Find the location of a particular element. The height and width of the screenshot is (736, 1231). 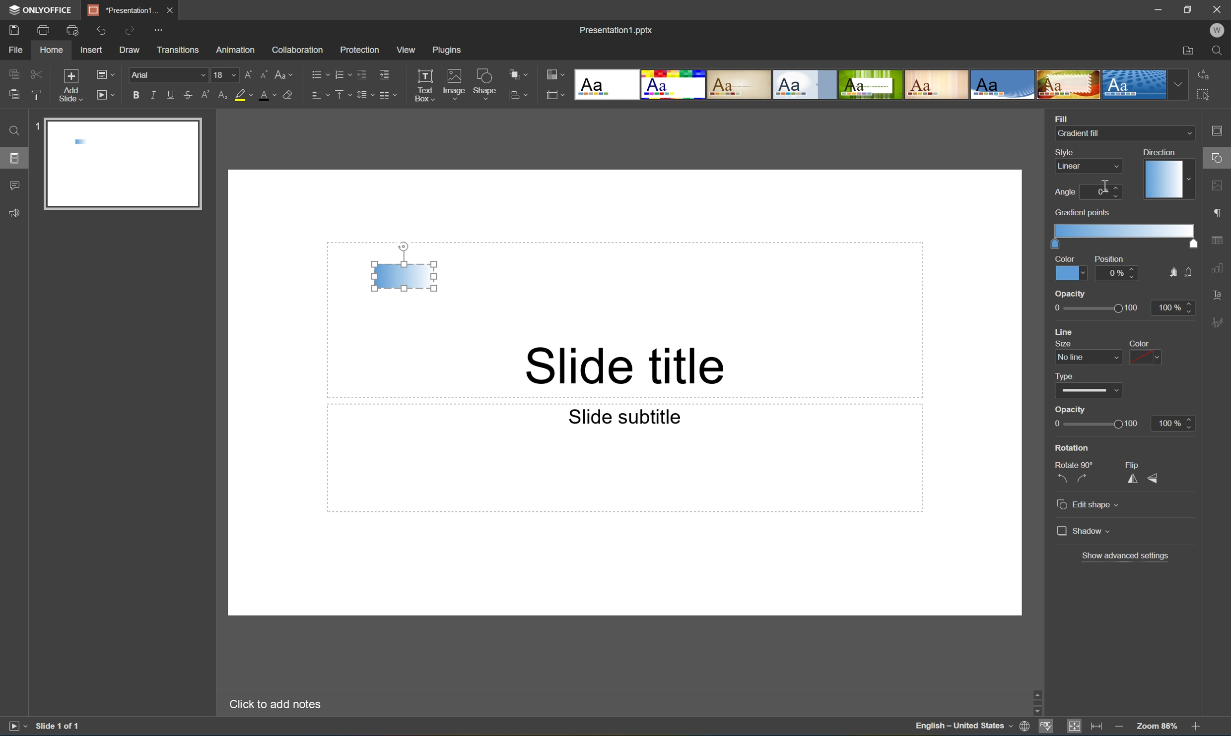

Color is located at coordinates (1065, 258).